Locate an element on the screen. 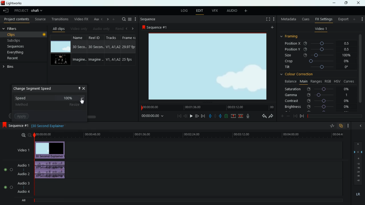  layers is located at coordinates (357, 162).